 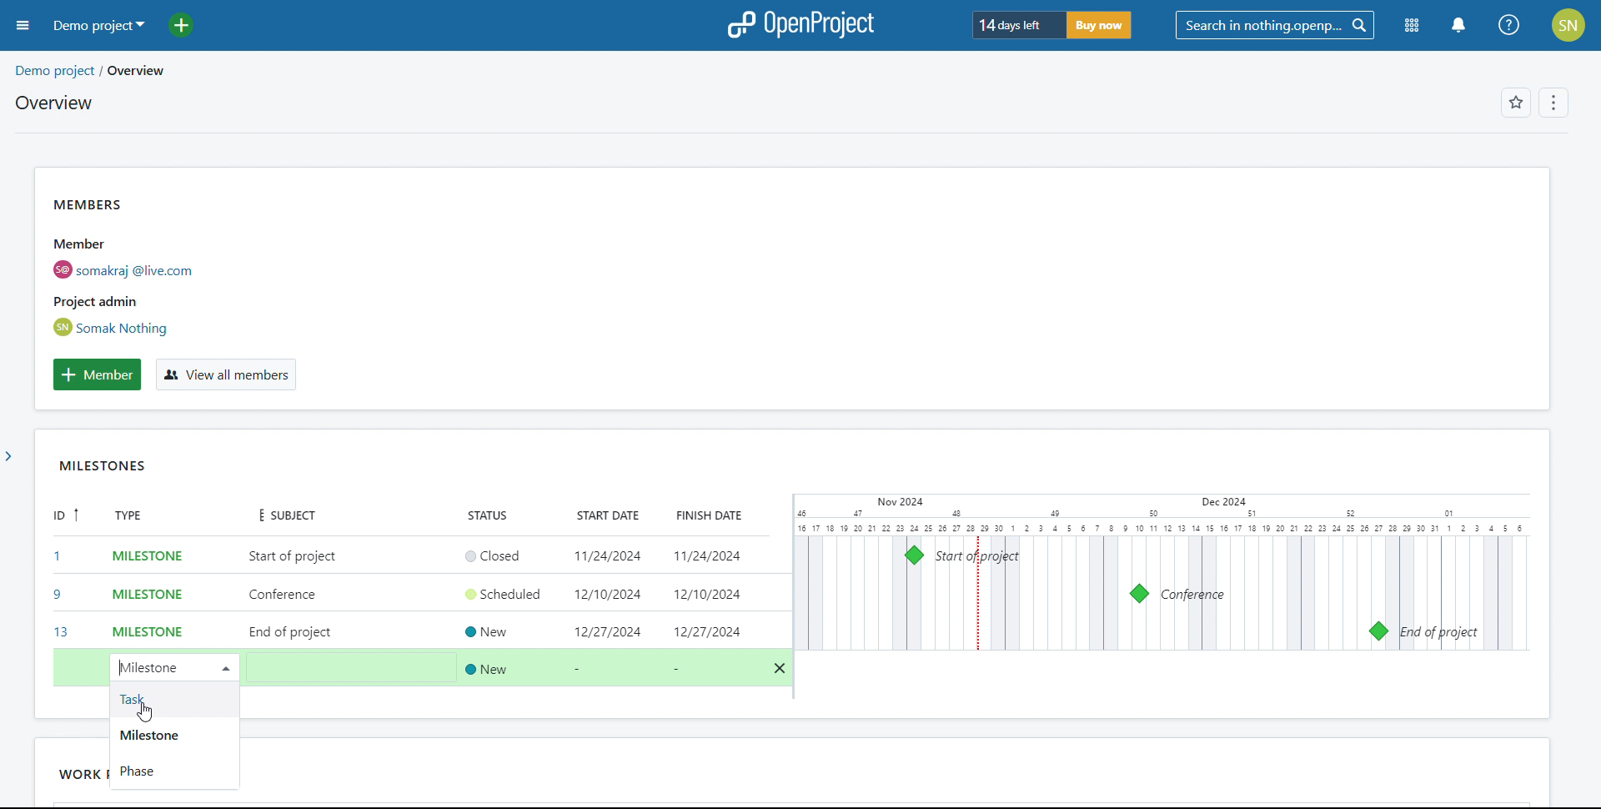 What do you see at coordinates (1535, 709) in the screenshot?
I see `resize widget` at bounding box center [1535, 709].